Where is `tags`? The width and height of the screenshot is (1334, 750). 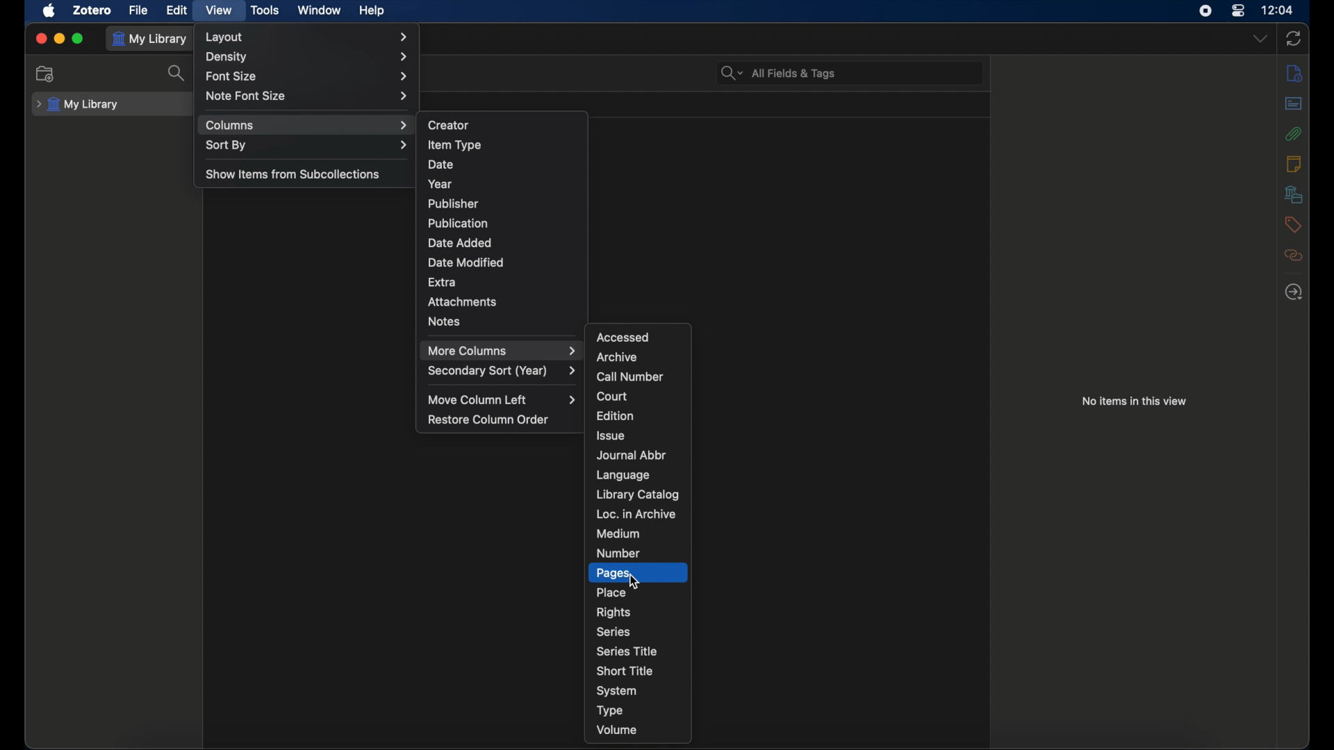 tags is located at coordinates (1292, 224).